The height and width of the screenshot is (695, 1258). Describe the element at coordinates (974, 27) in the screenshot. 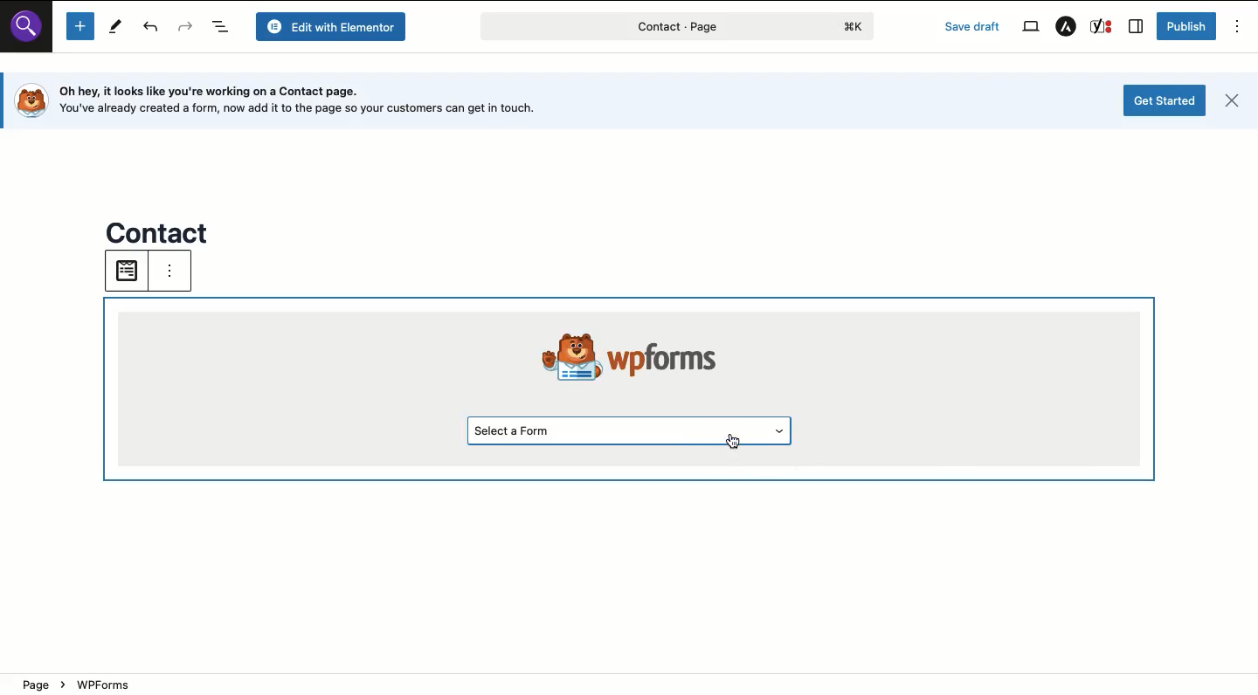

I see `Save draft` at that location.